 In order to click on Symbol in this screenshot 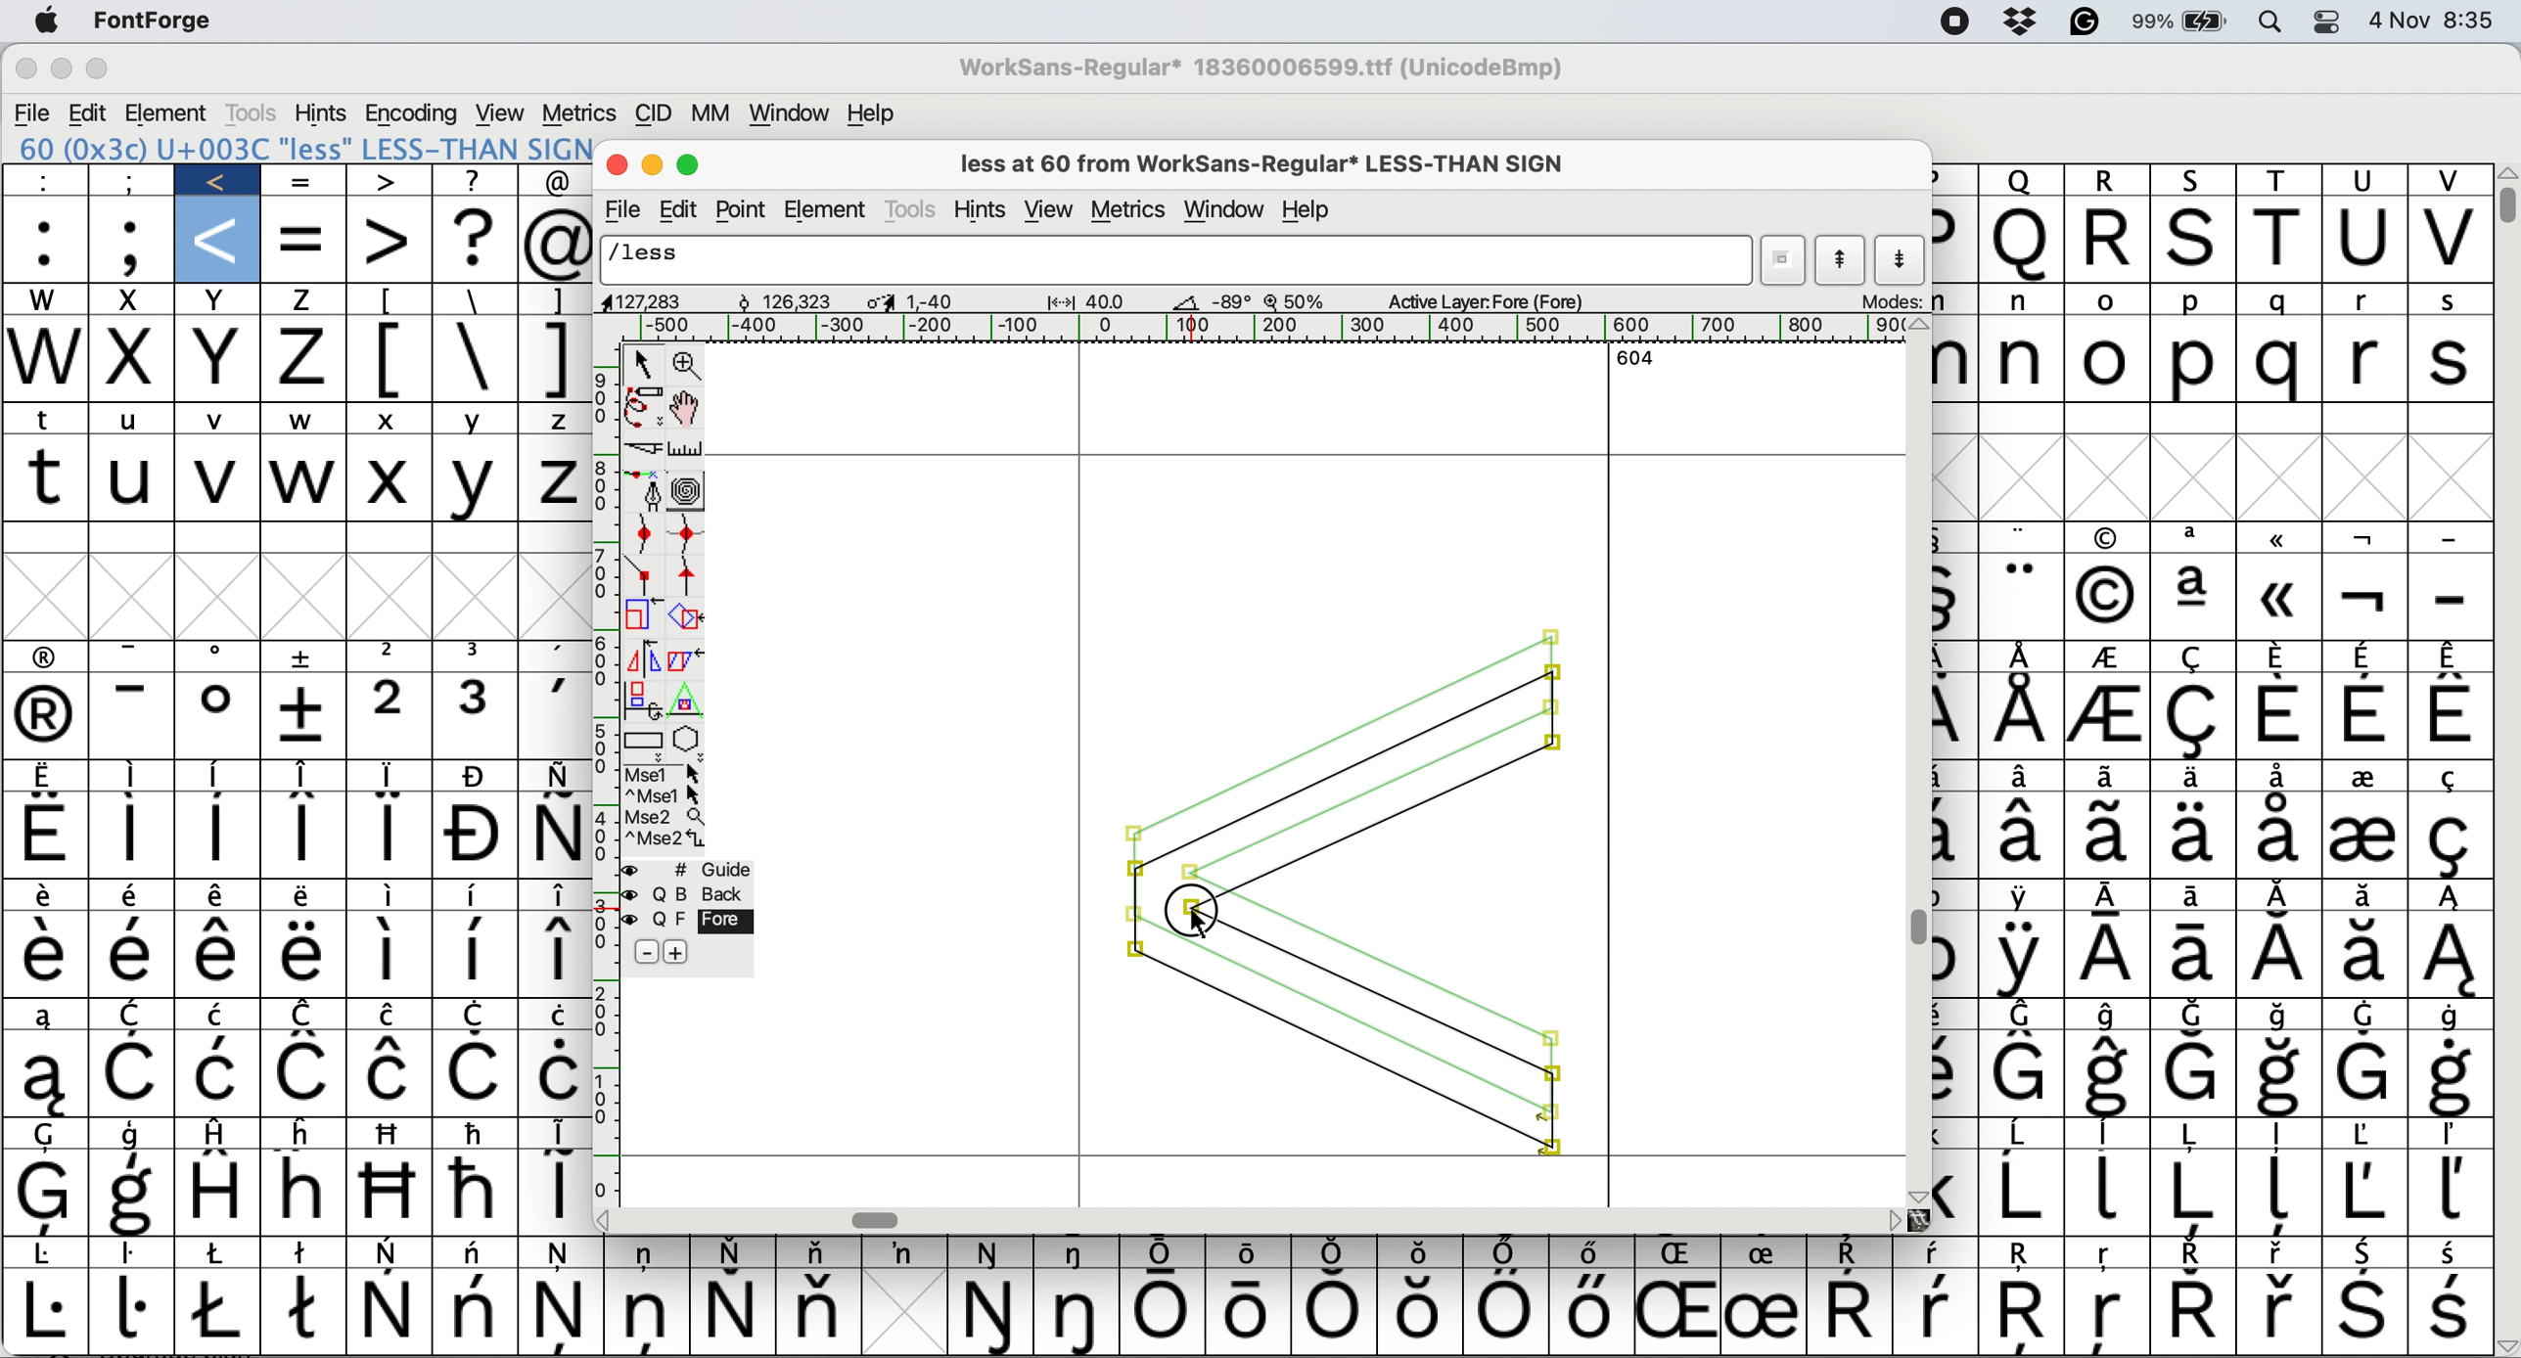, I will do `click(48, 778)`.